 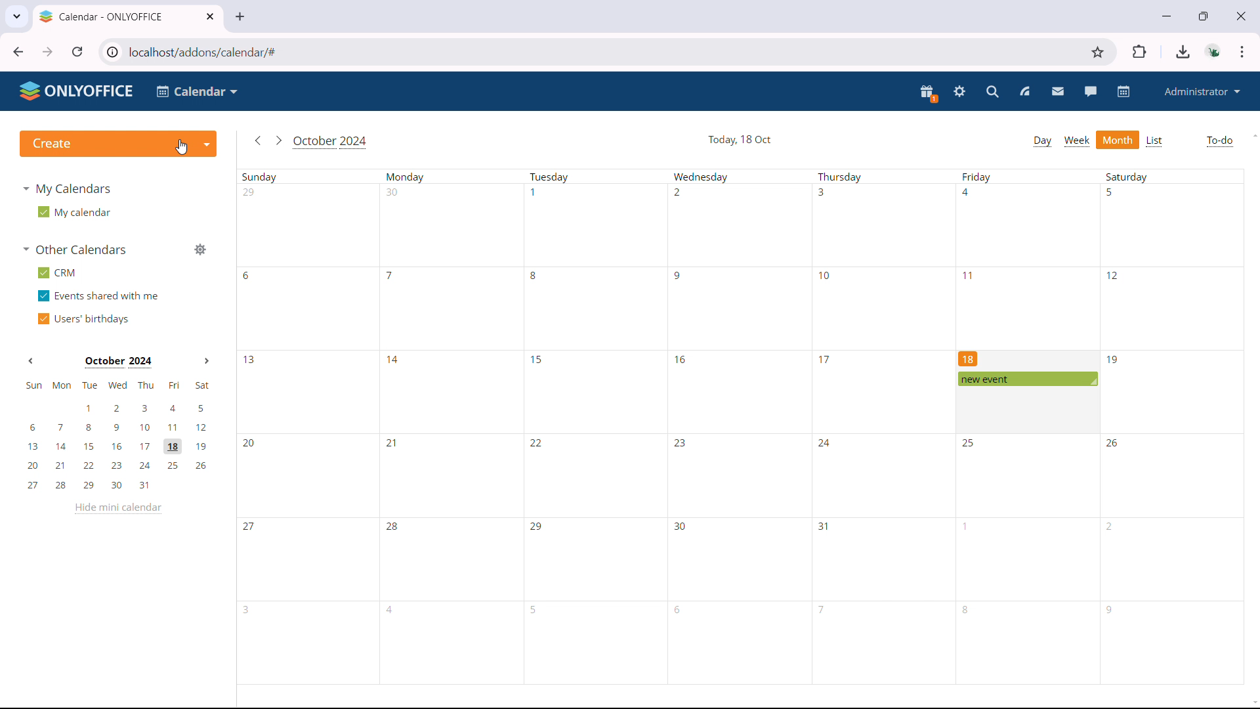 I want to click on calendar, so click(x=1125, y=91).